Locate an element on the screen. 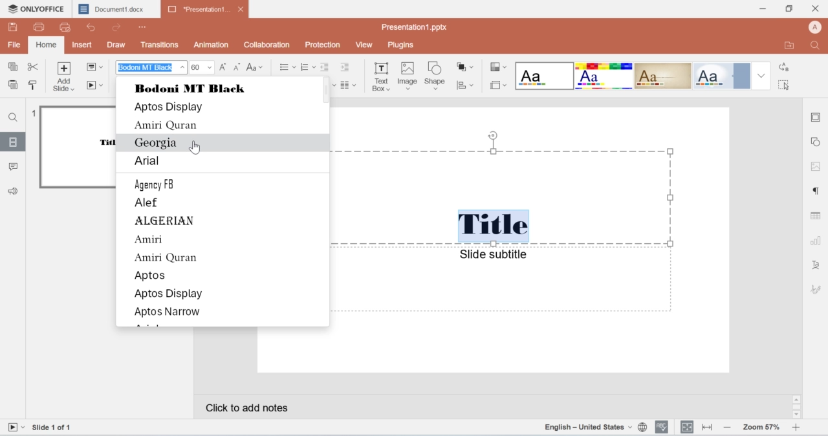 The image size is (828, 436). decrease font size is located at coordinates (237, 67).